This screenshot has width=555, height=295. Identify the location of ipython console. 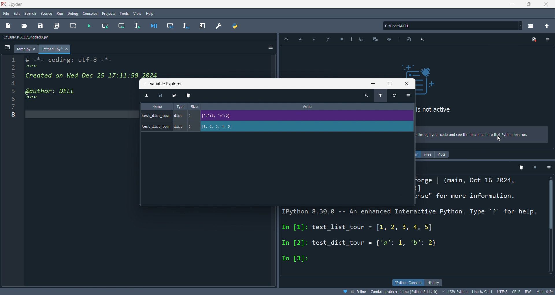
(407, 282).